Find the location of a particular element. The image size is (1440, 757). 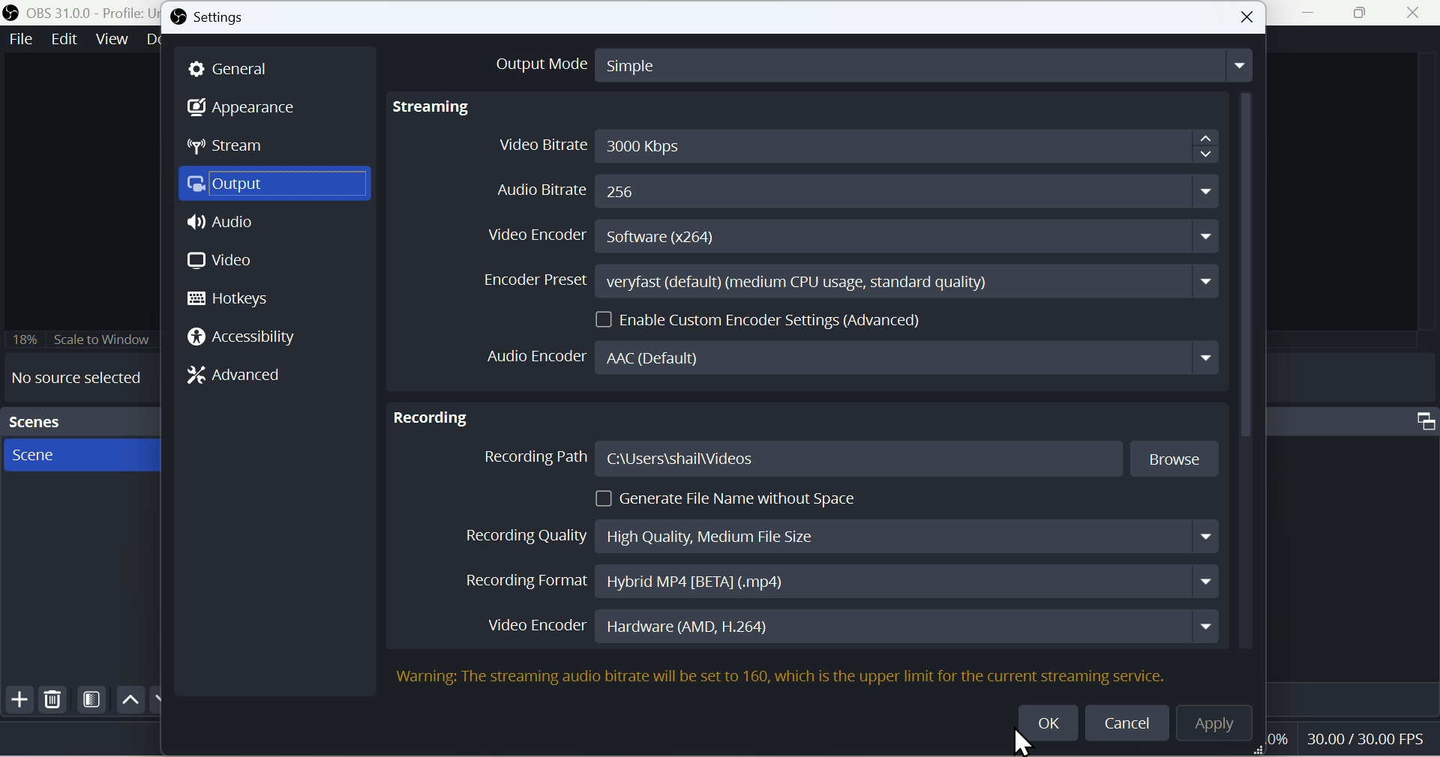

Encoder Preset is located at coordinates (845, 281).